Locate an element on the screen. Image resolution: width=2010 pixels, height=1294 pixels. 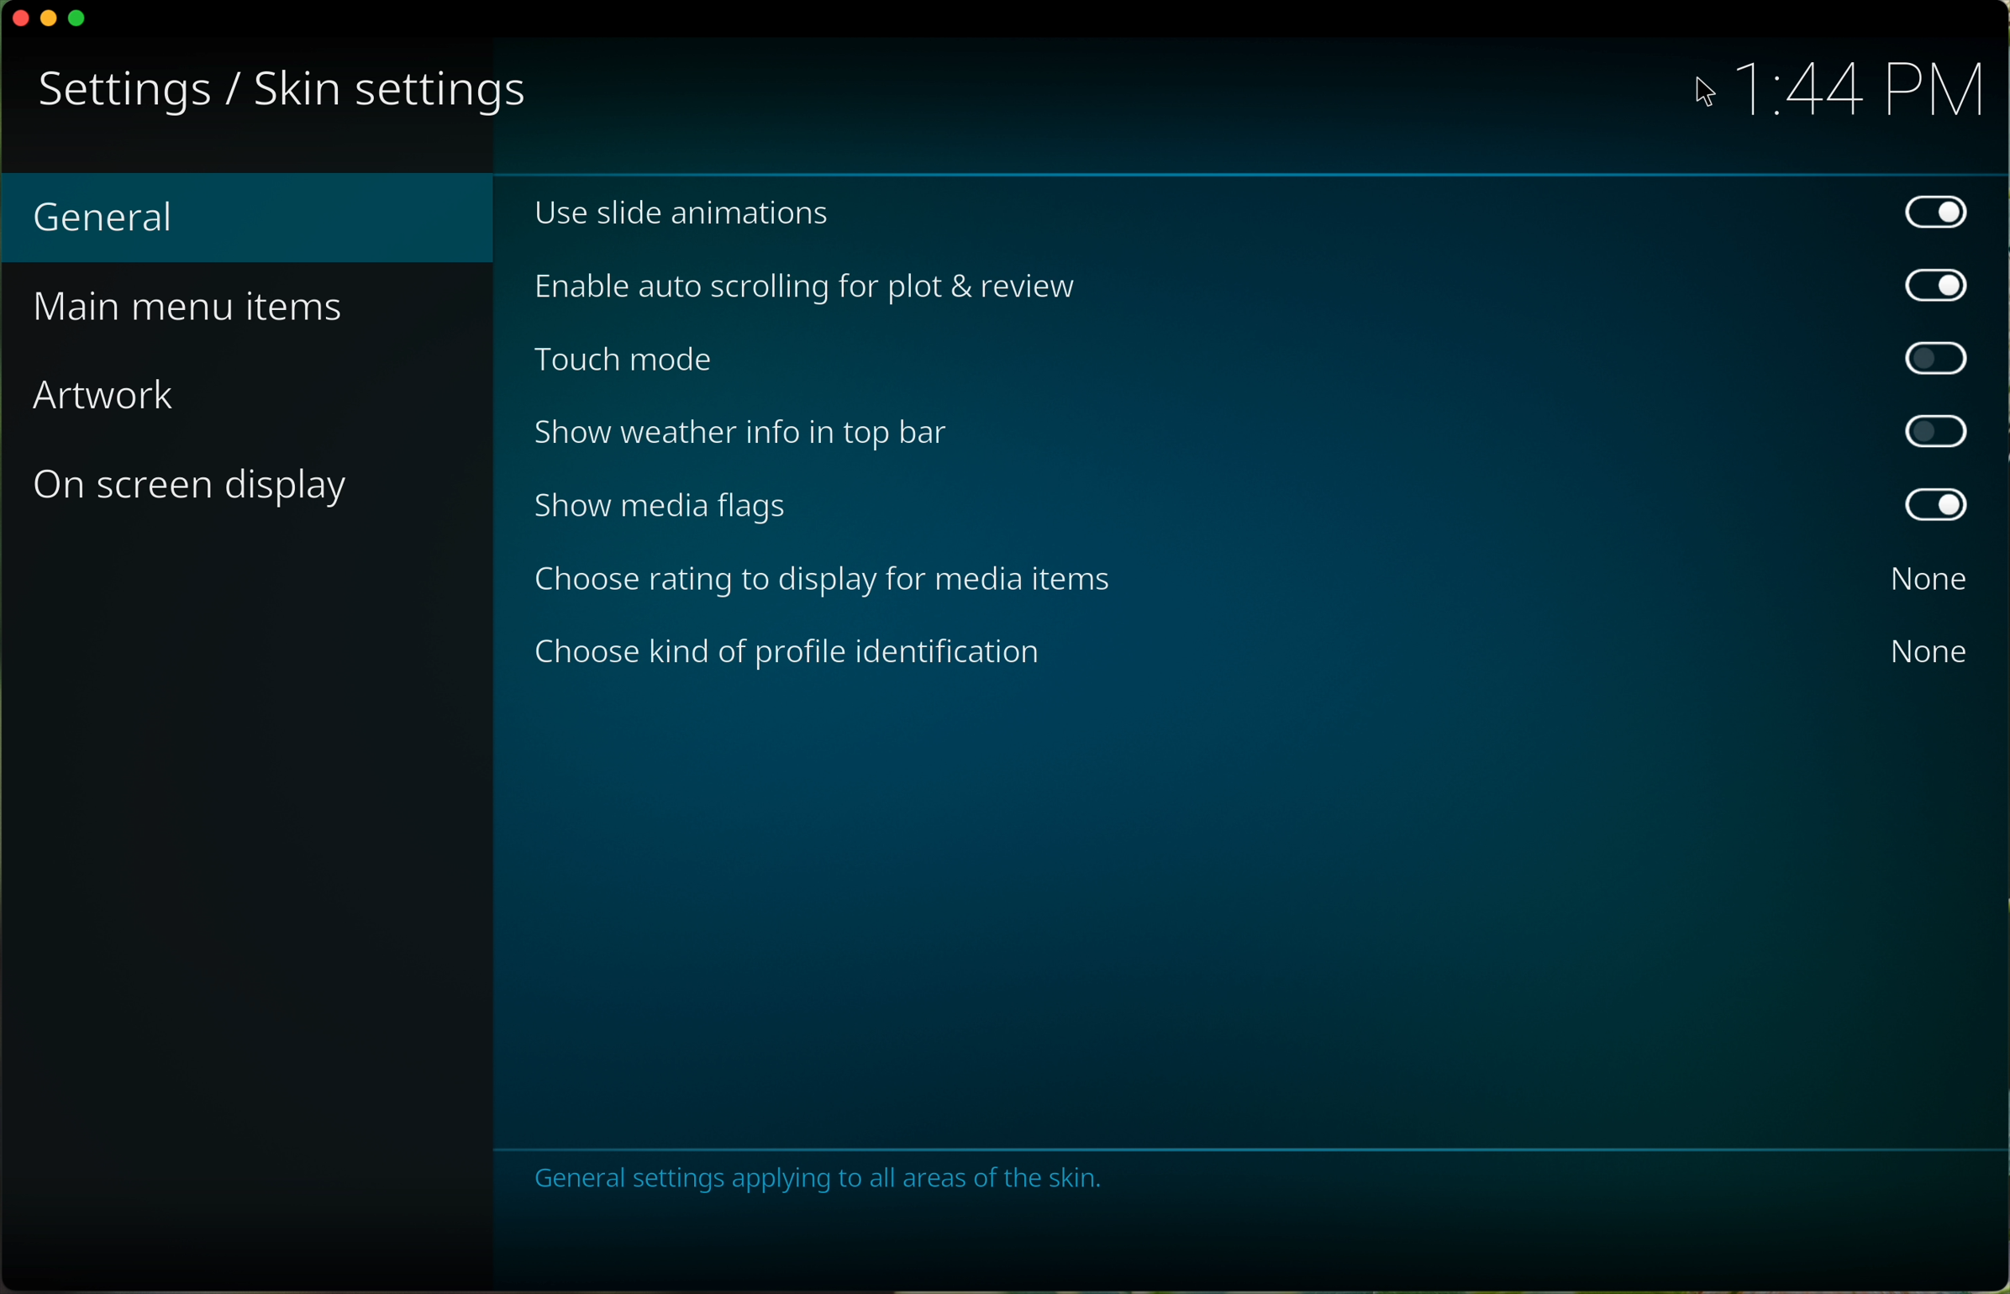
hour is located at coordinates (1856, 92).